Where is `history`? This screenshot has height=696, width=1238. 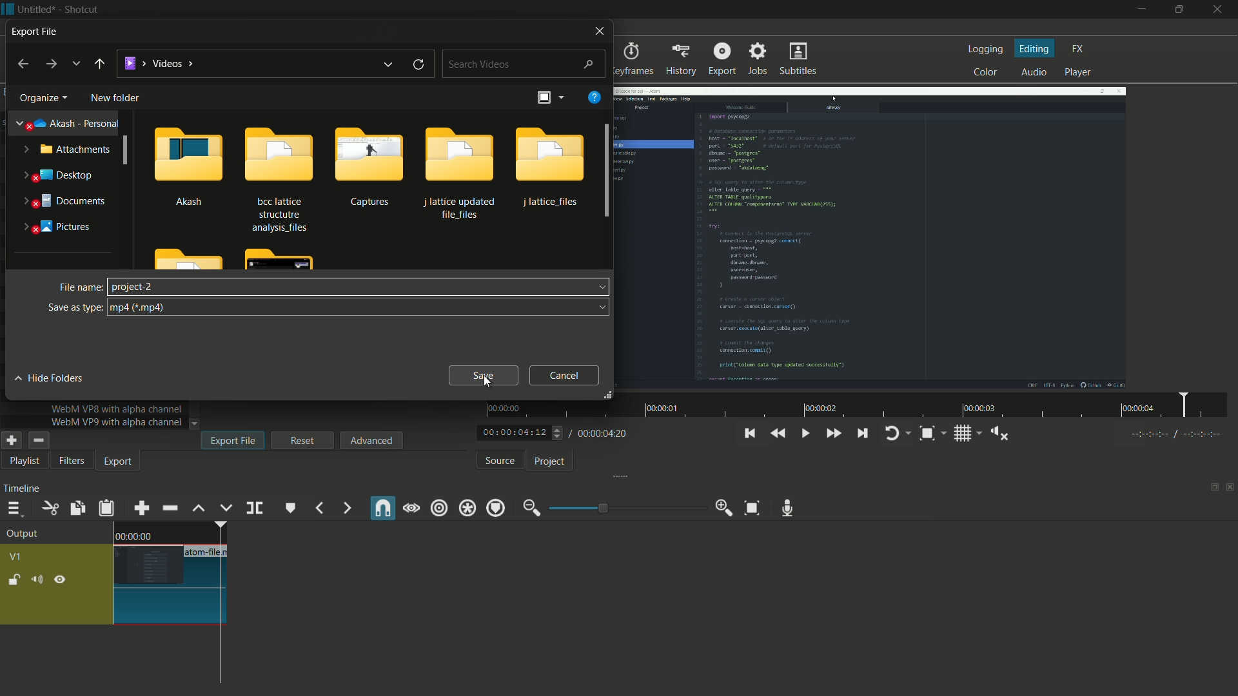 history is located at coordinates (683, 60).